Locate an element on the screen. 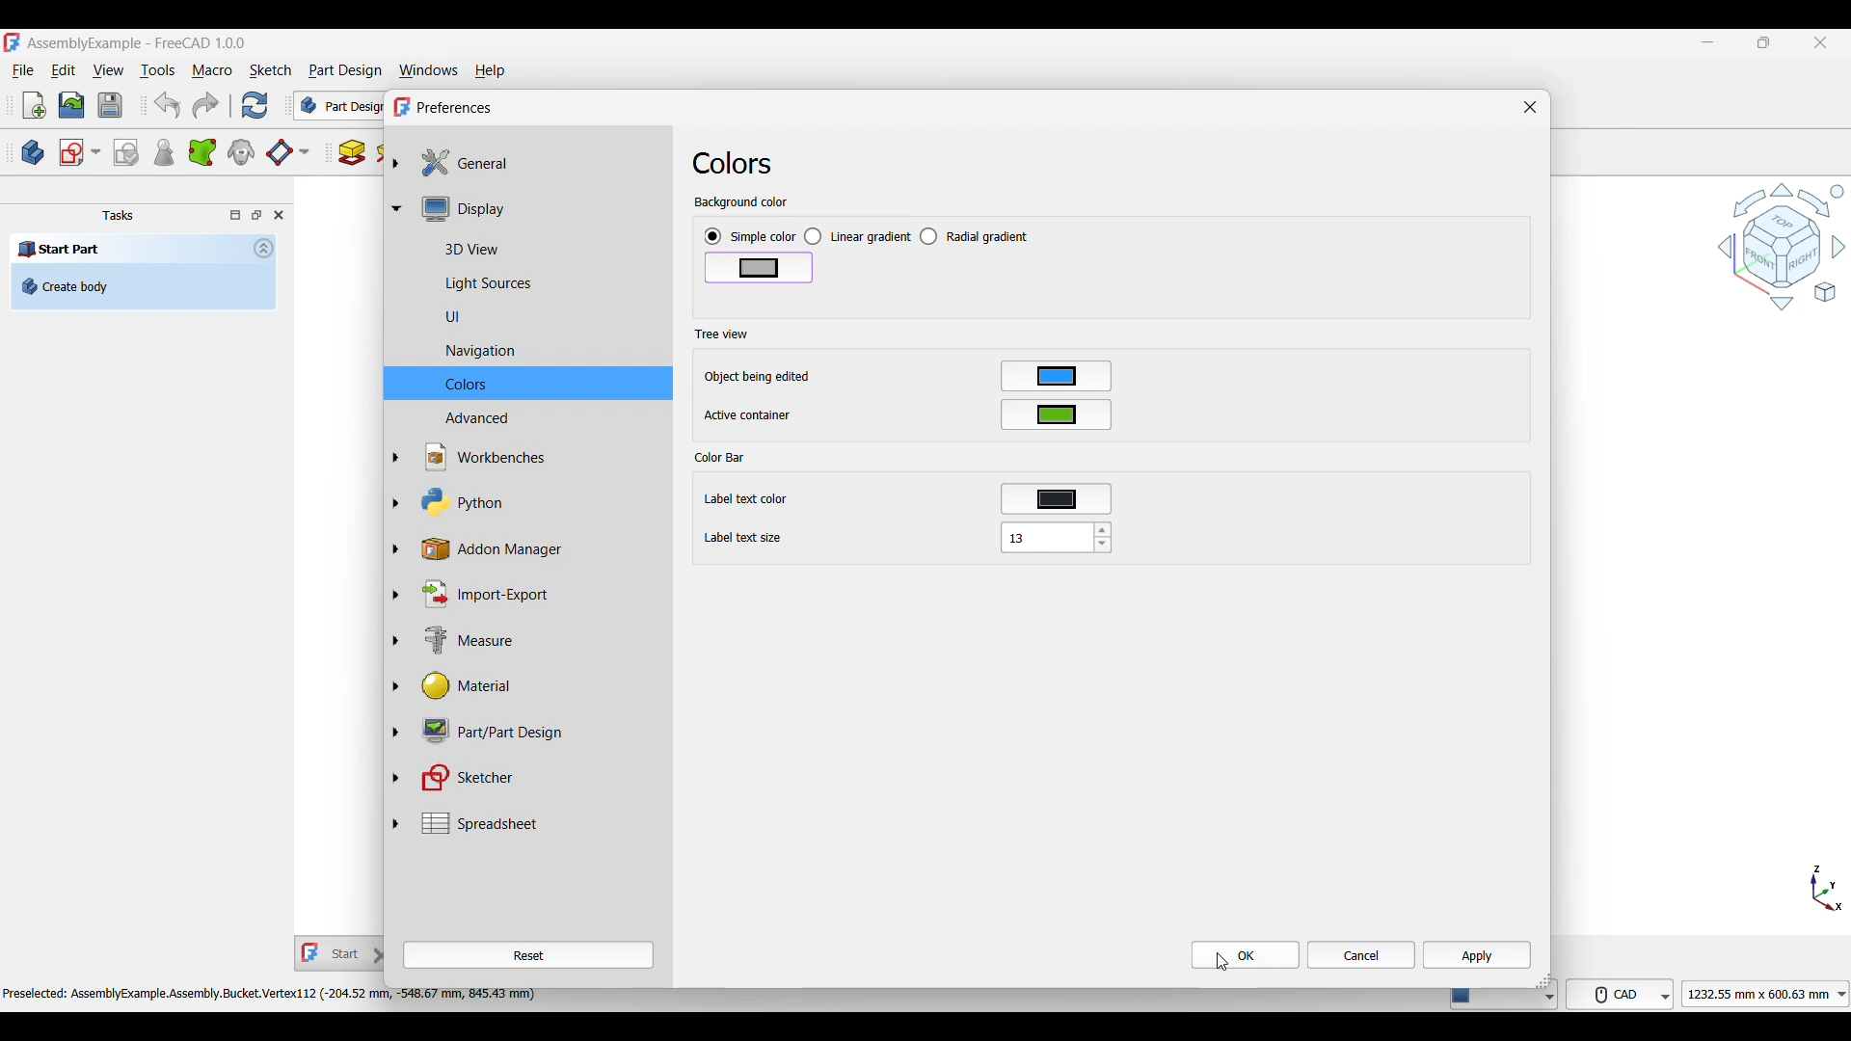 The image size is (1851, 1041). Display setting is located at coordinates (538, 208).